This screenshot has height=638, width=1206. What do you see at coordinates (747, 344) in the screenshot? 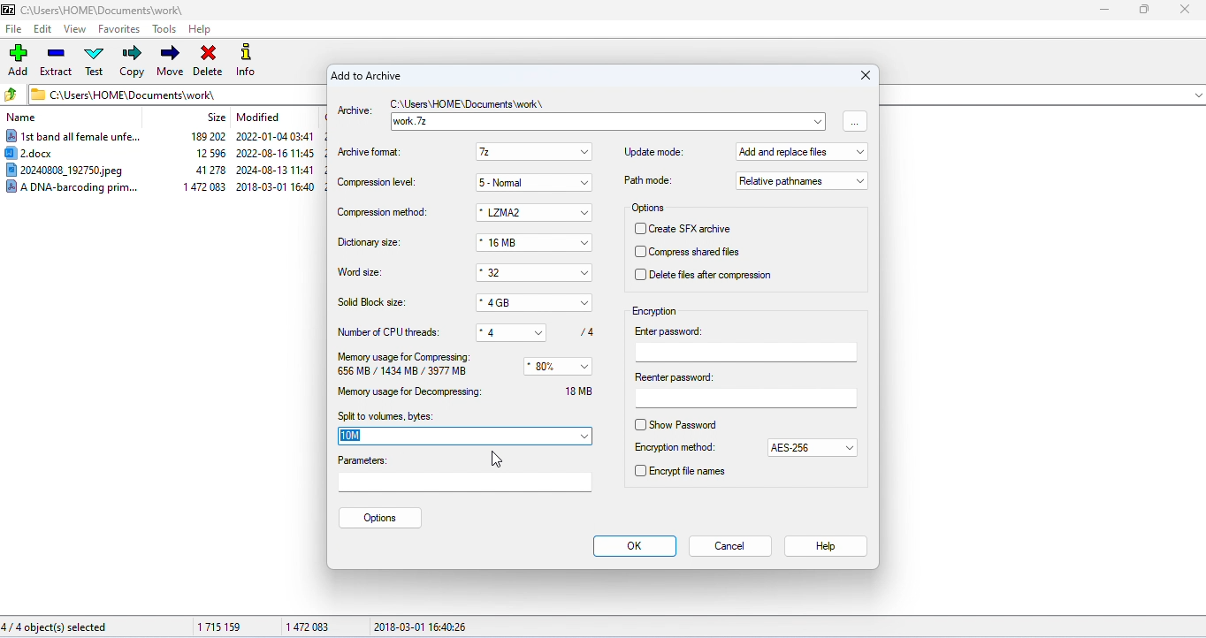
I see `enter password` at bounding box center [747, 344].